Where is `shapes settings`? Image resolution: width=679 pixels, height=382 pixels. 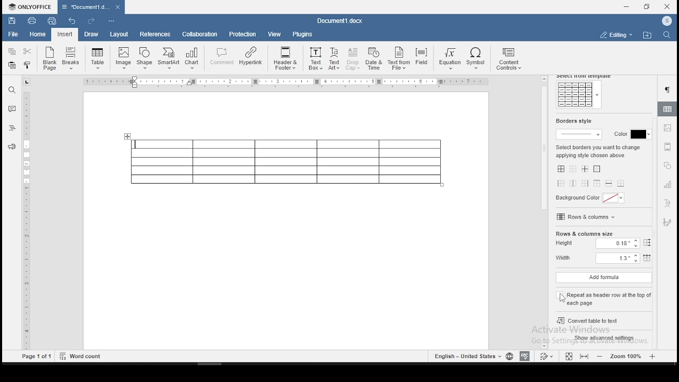 shapes settings is located at coordinates (667, 166).